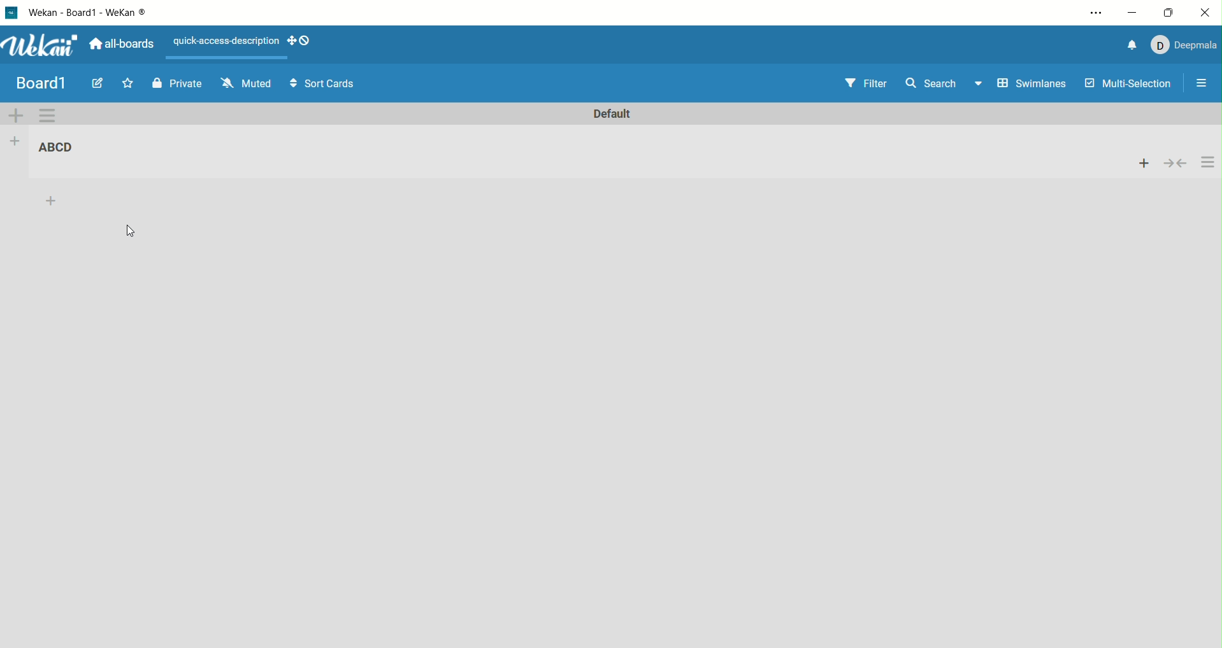 This screenshot has width=1222, height=648. Describe the element at coordinates (10, 14) in the screenshot. I see `logo` at that location.